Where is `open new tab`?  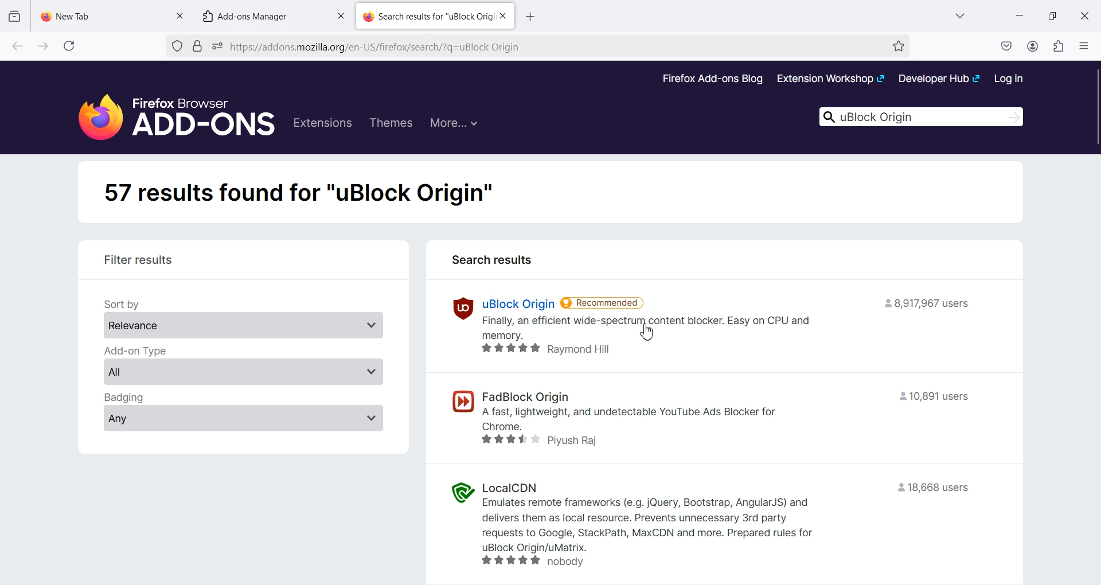
open new tab is located at coordinates (533, 15).